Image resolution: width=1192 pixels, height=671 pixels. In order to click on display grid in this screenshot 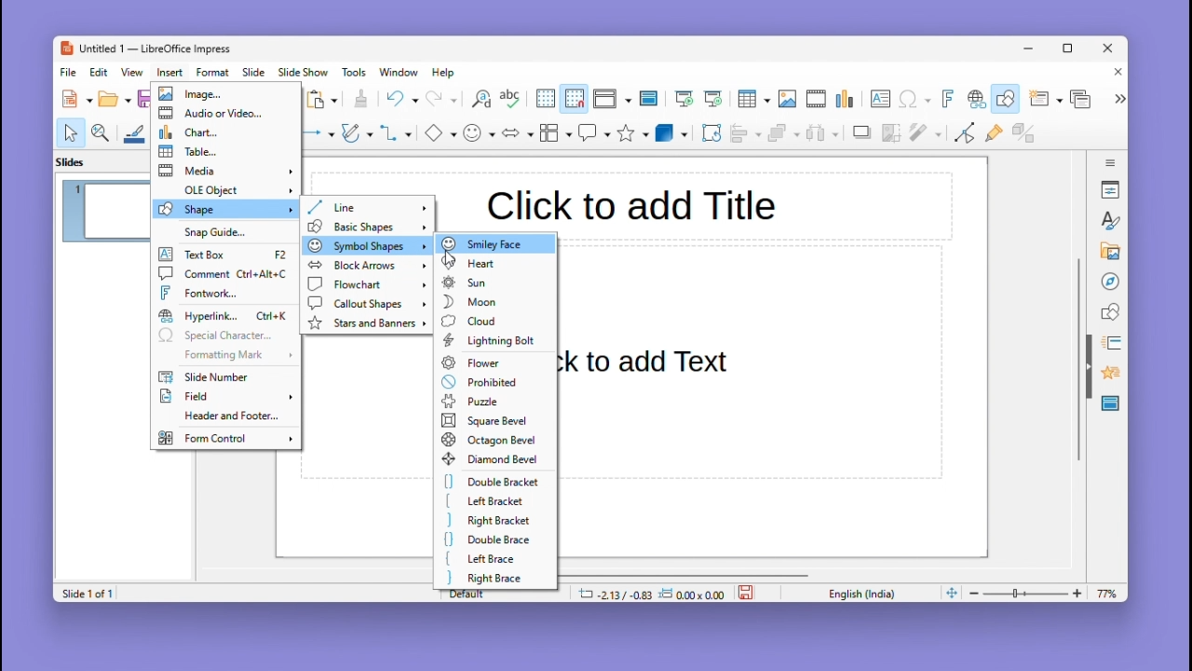, I will do `click(544, 100)`.